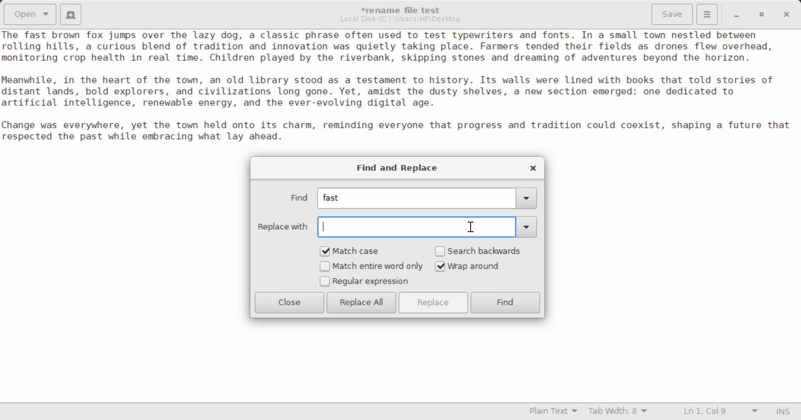 The height and width of the screenshot is (420, 801). What do you see at coordinates (469, 227) in the screenshot?
I see `Cursor Position` at bounding box center [469, 227].